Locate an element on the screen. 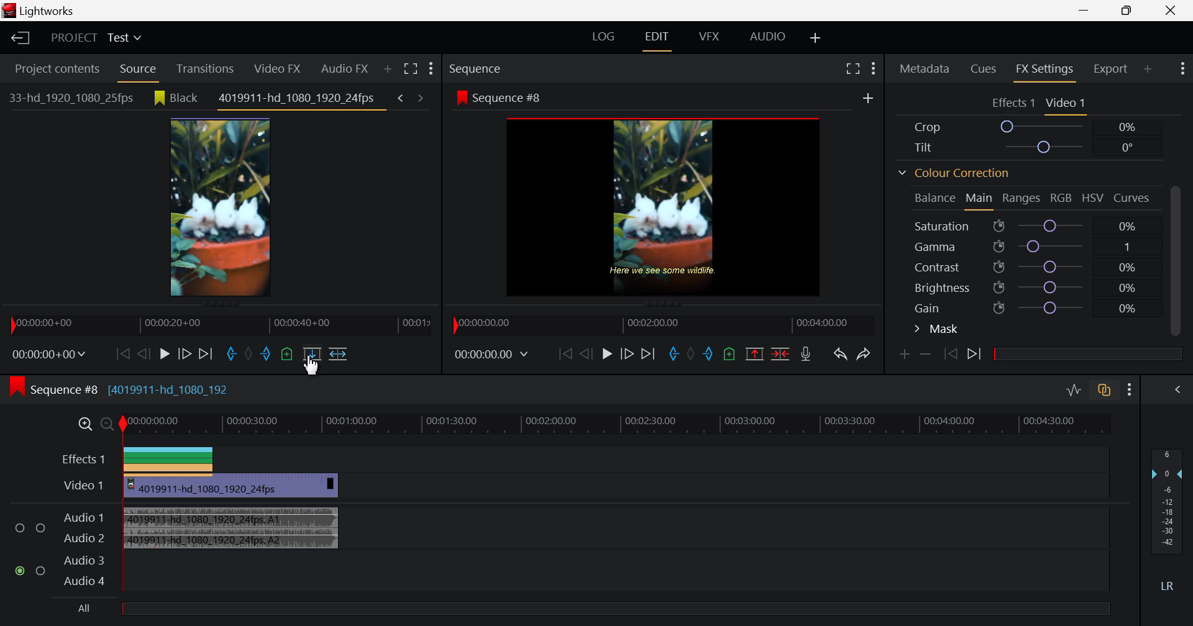  Audio Input Fields is located at coordinates (60, 547).